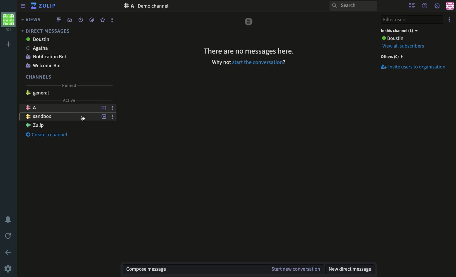 The height and width of the screenshot is (277, 456). What do you see at coordinates (450, 18) in the screenshot?
I see `Options ` at bounding box center [450, 18].